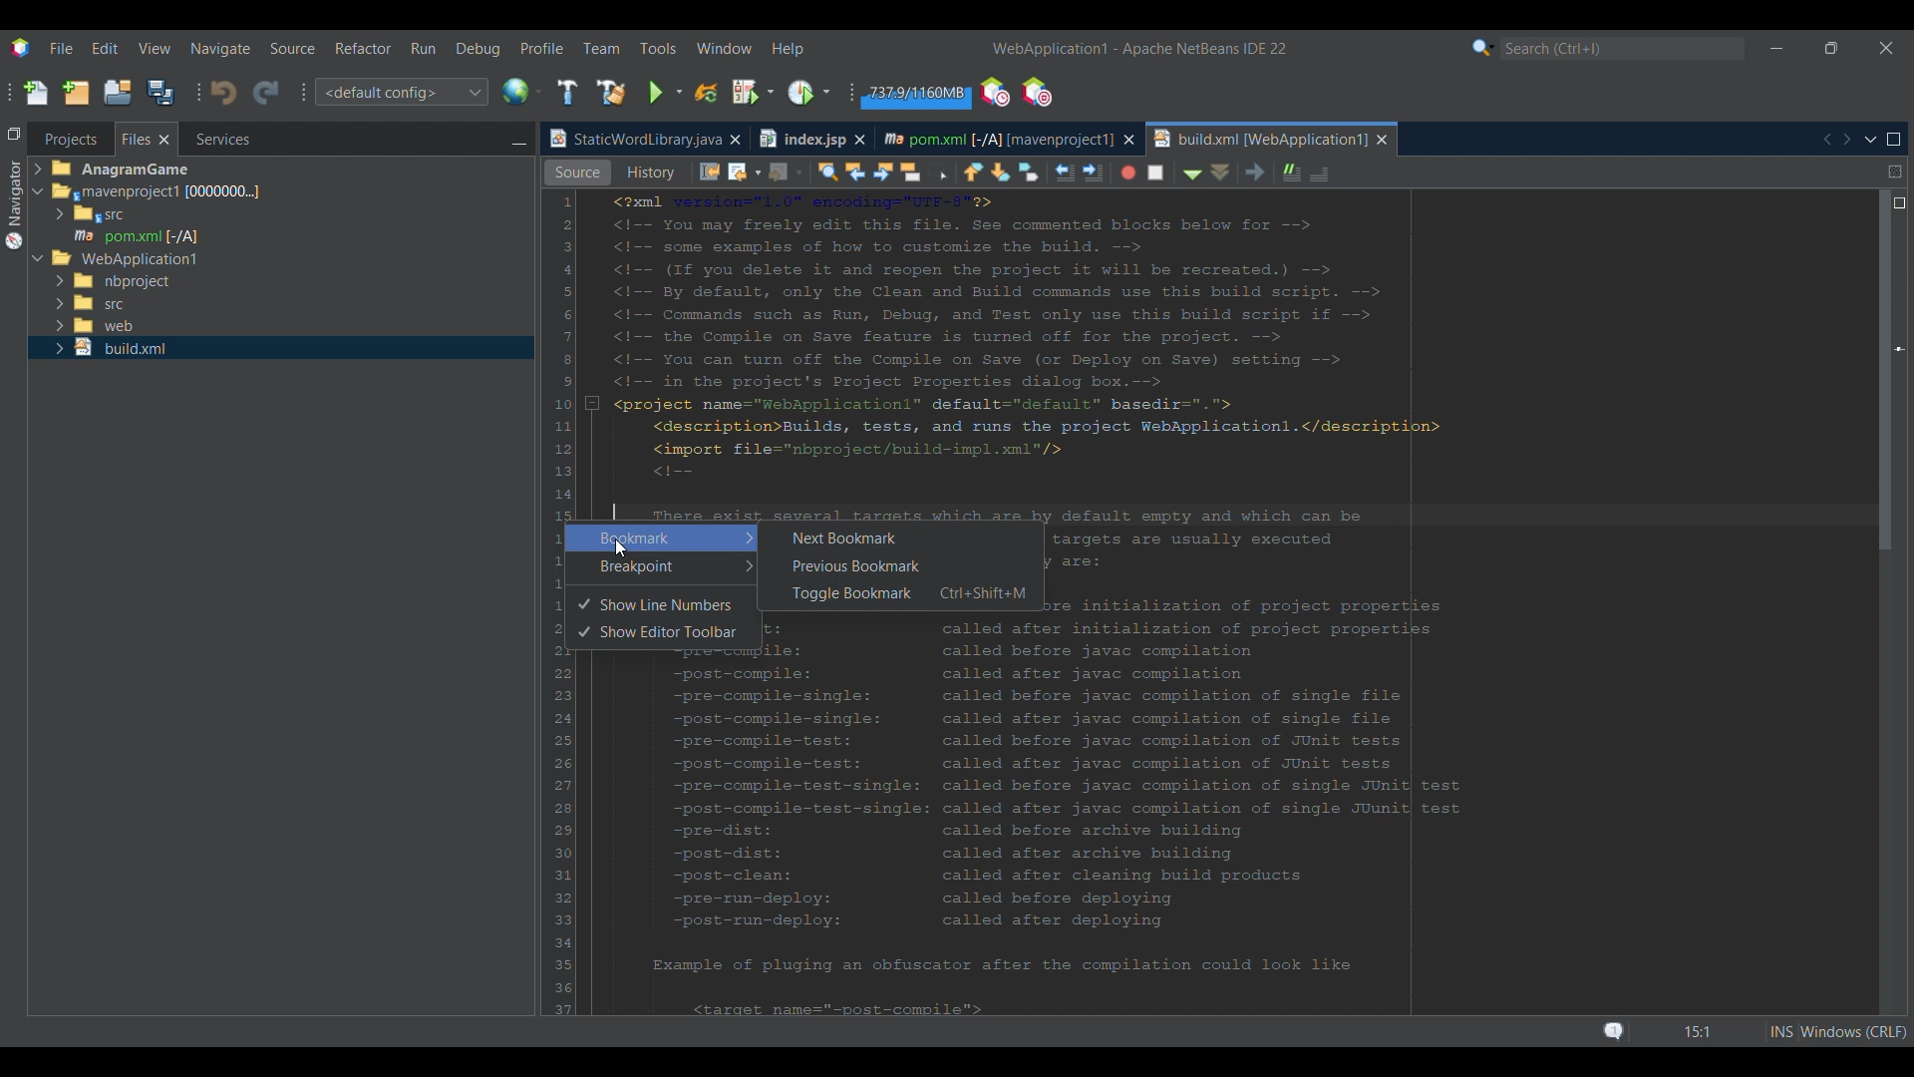 The image size is (1914, 1077). What do you see at coordinates (155, 49) in the screenshot?
I see `View menu` at bounding box center [155, 49].